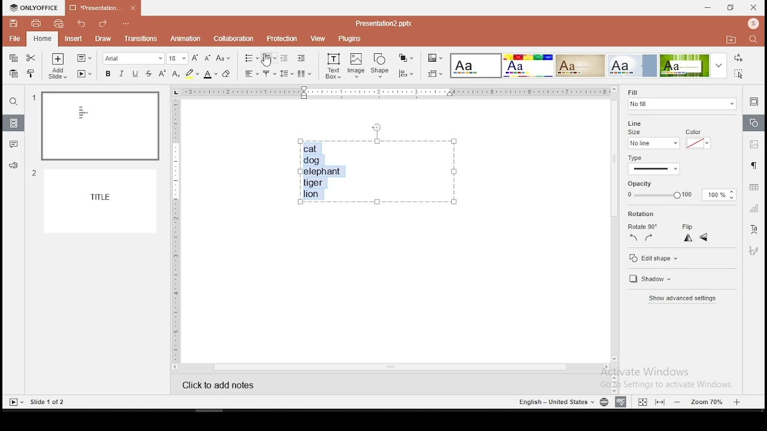 This screenshot has width=767, height=431. Describe the element at coordinates (13, 74) in the screenshot. I see `paste` at that location.